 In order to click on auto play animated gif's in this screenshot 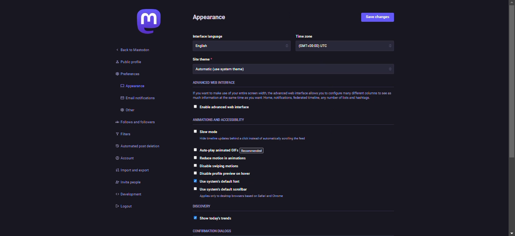, I will do `click(231, 150)`.